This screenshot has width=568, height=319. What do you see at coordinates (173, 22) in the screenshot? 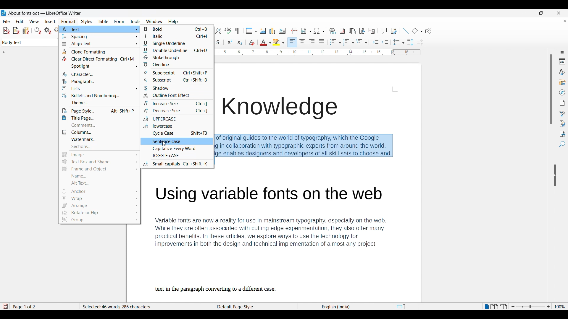
I see `Help menu` at bounding box center [173, 22].